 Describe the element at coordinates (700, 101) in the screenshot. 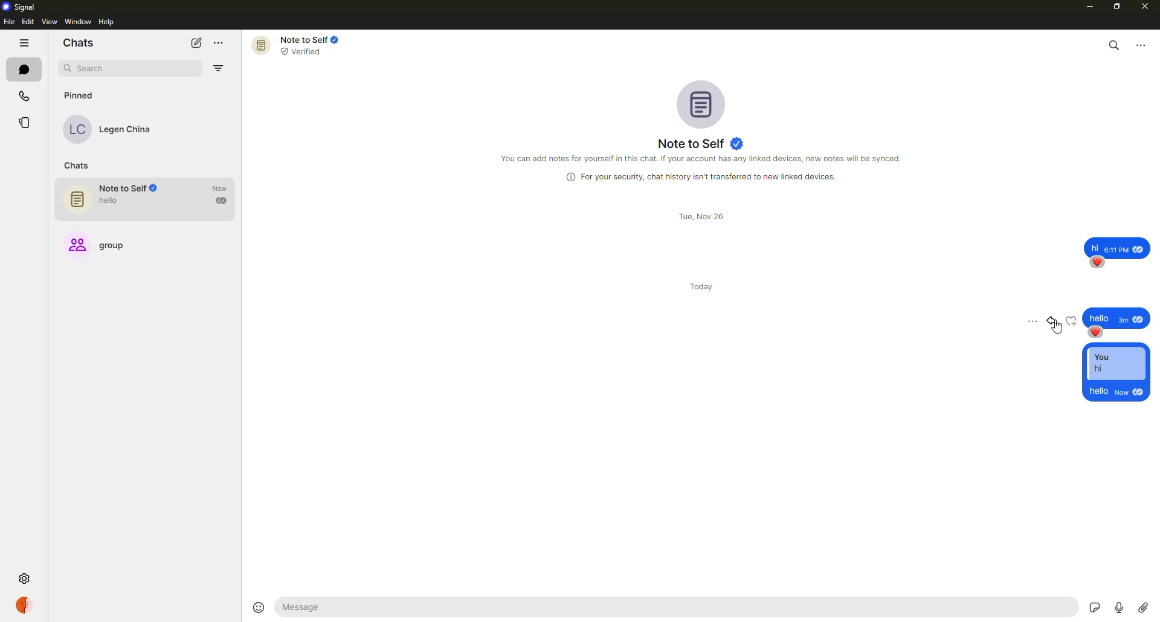

I see `profile pic` at that location.